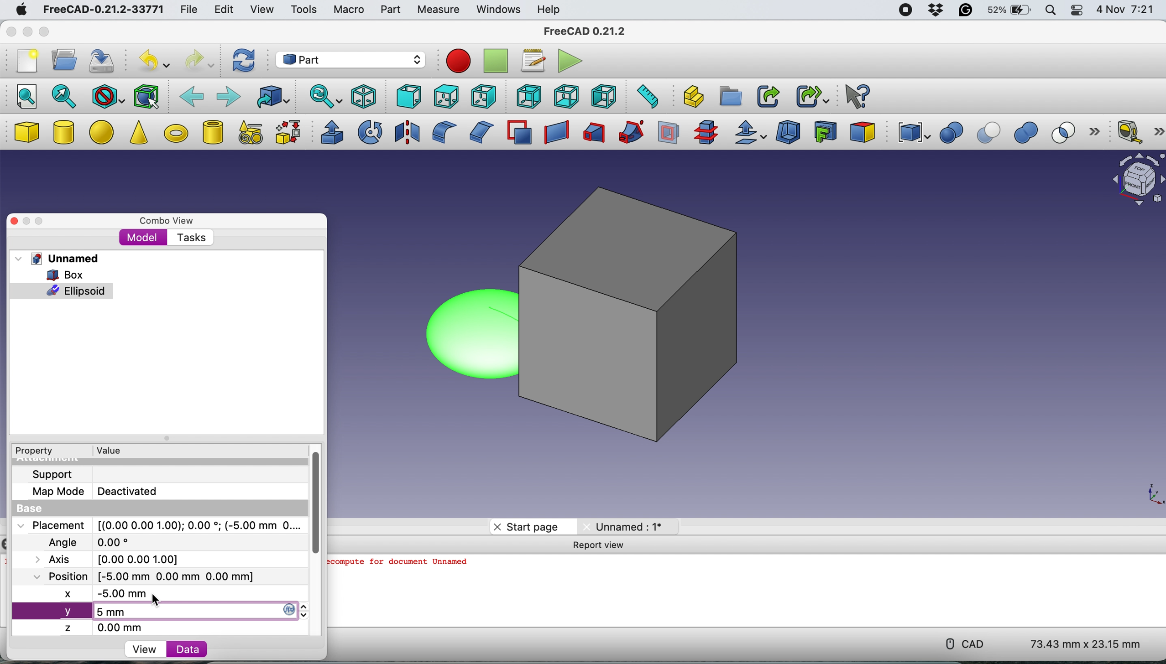 The height and width of the screenshot is (664, 1166). Describe the element at coordinates (480, 131) in the screenshot. I see `chamfer` at that location.